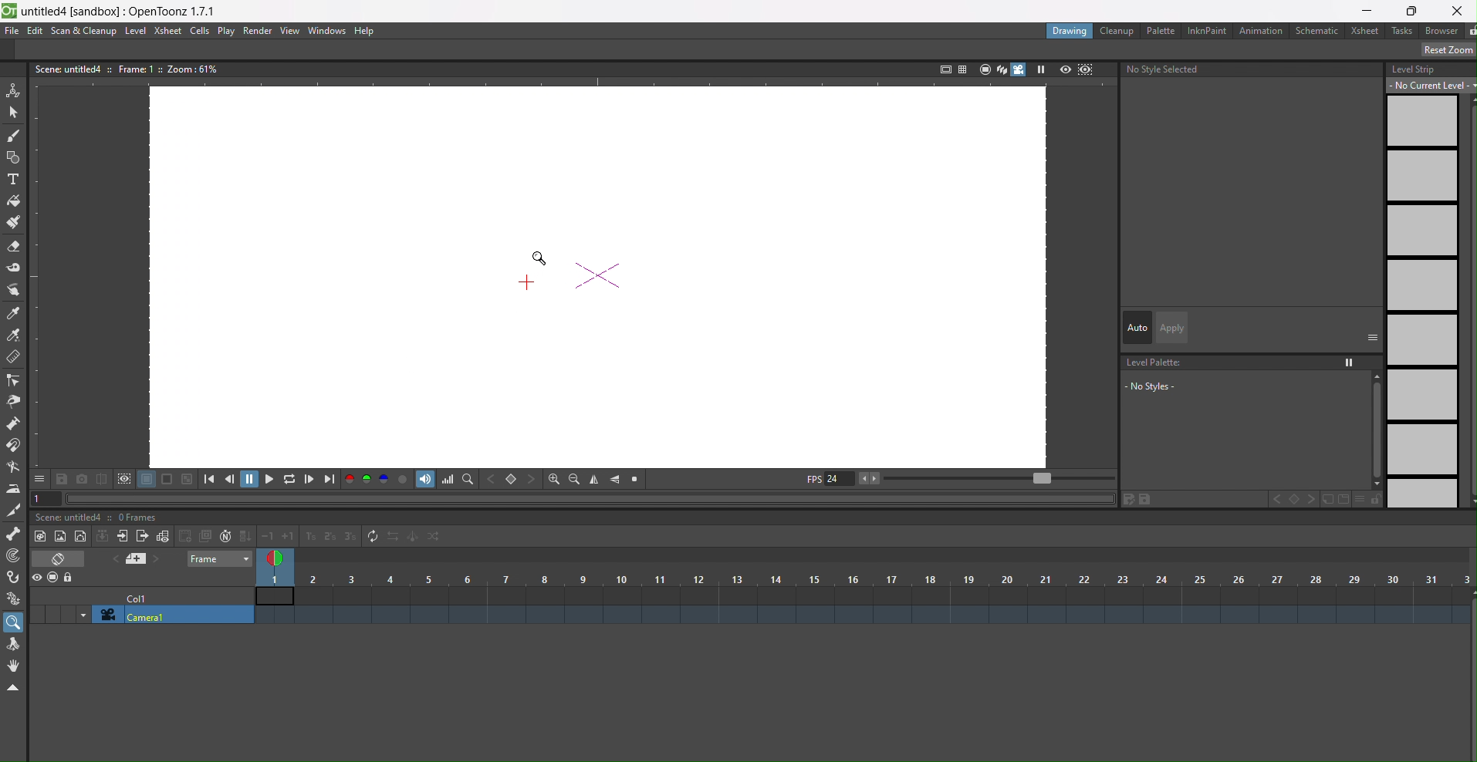  I want to click on tasks, so click(1404, 32).